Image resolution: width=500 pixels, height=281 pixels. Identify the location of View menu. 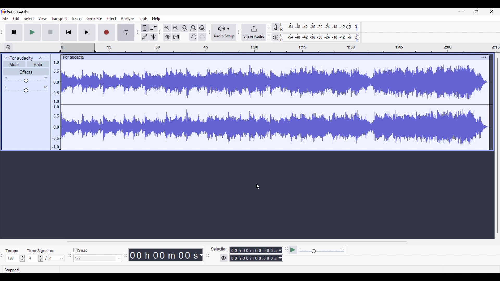
(43, 18).